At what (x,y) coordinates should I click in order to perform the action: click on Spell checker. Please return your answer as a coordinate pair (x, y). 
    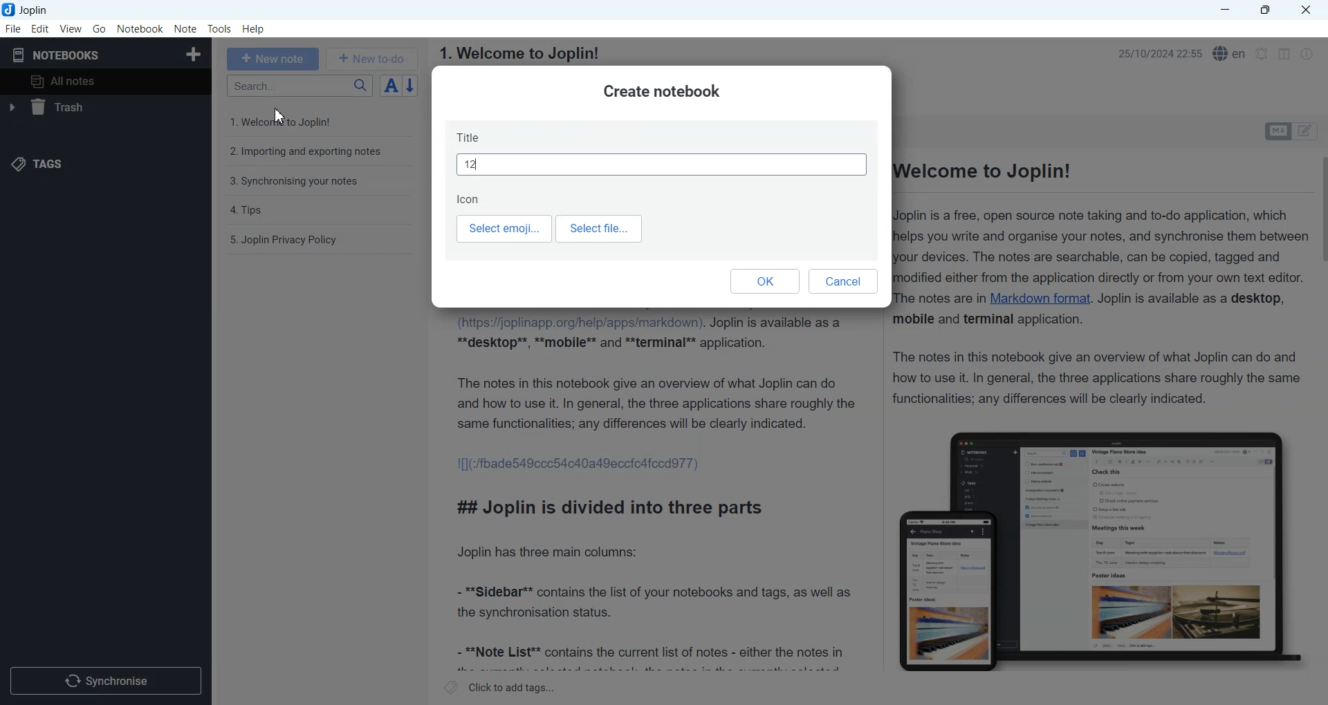
    Looking at the image, I should click on (1230, 53).